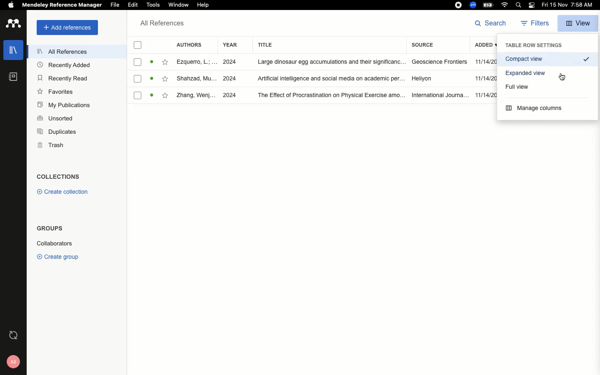 This screenshot has height=375, width=600. Describe the element at coordinates (230, 78) in the screenshot. I see `2024` at that location.